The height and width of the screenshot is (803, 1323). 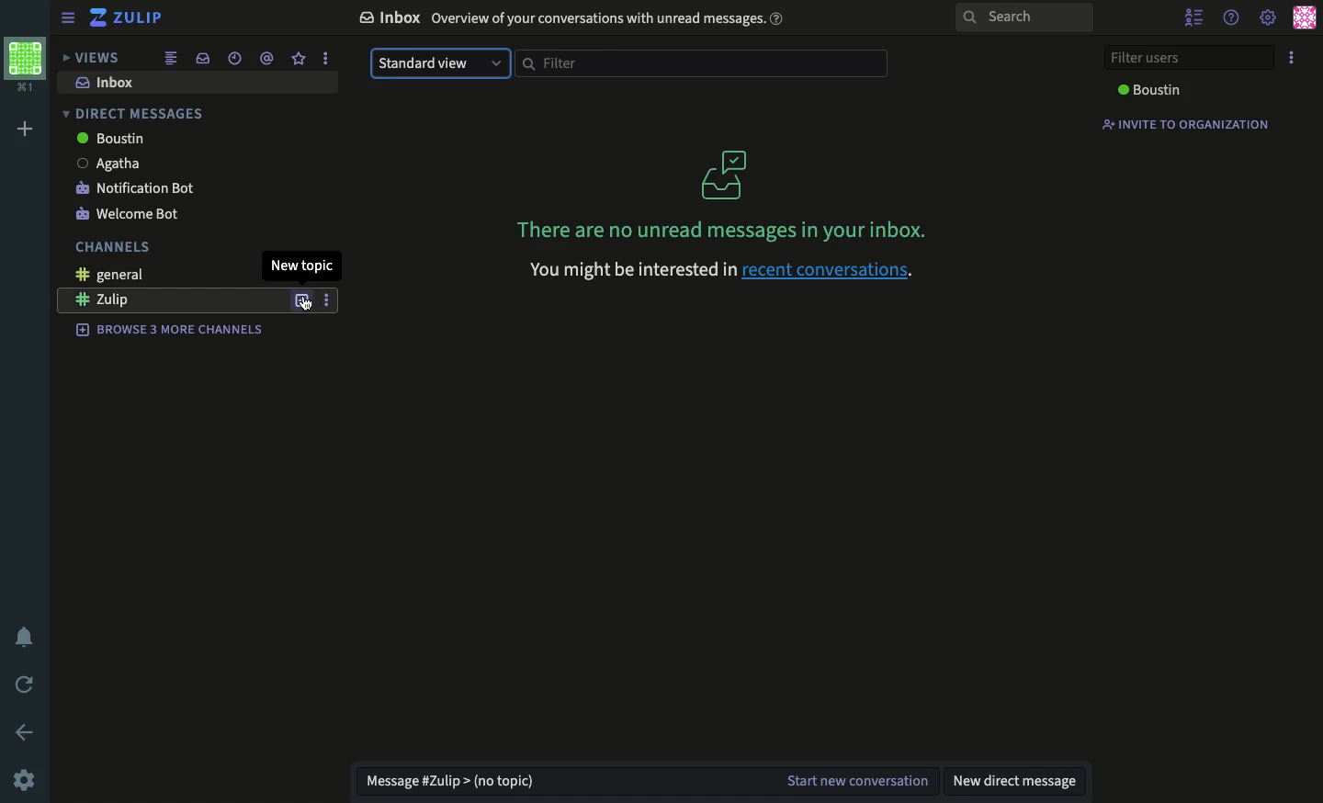 I want to click on views, so click(x=93, y=57).